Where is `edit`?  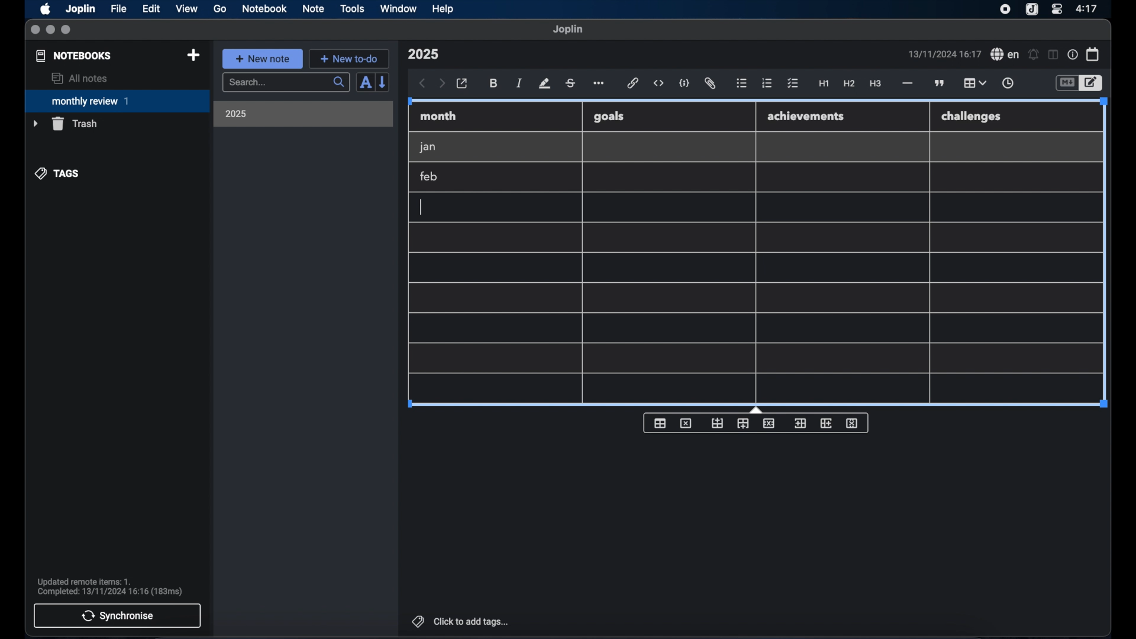
edit is located at coordinates (152, 9).